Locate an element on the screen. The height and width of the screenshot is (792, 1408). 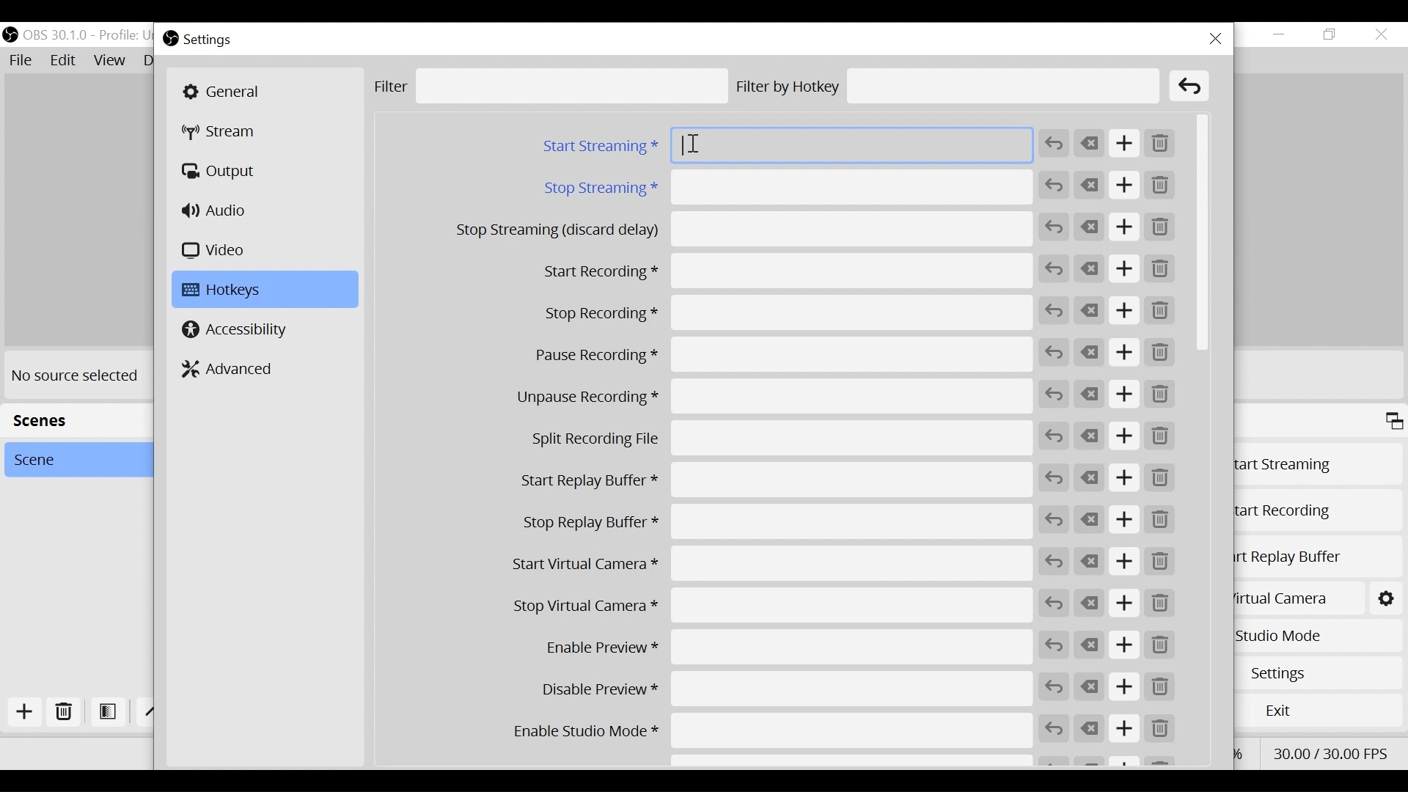
Add is located at coordinates (1126, 647).